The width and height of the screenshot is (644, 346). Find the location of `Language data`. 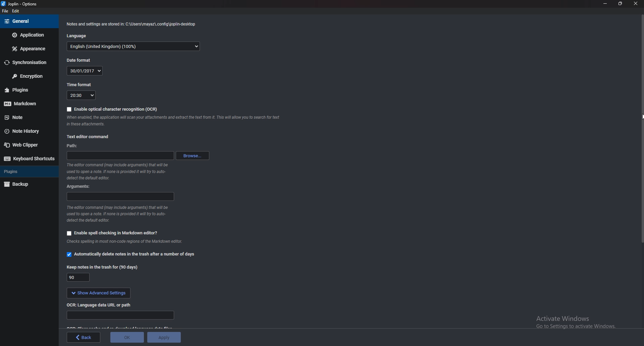

Language data is located at coordinates (122, 316).